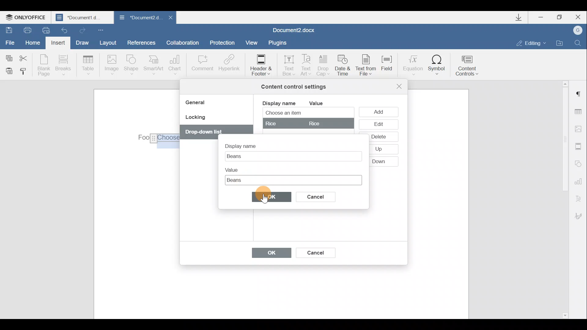  I want to click on Redo, so click(81, 29).